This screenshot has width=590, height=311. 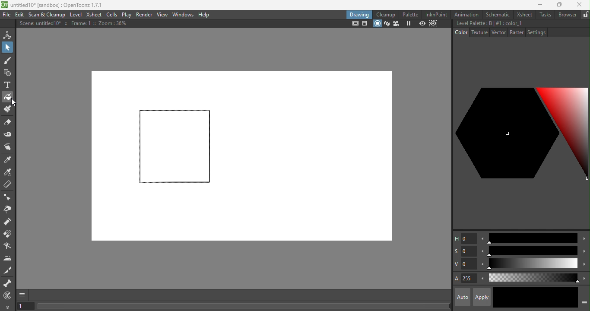 What do you see at coordinates (354, 24) in the screenshot?
I see `Safe area` at bounding box center [354, 24].